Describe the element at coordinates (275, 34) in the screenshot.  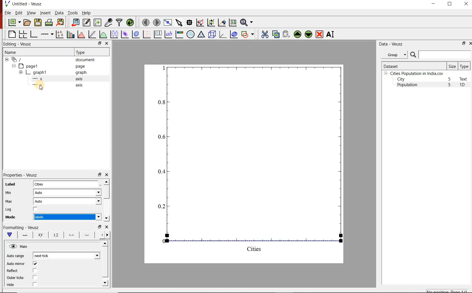
I see `copy the selected widget` at that location.